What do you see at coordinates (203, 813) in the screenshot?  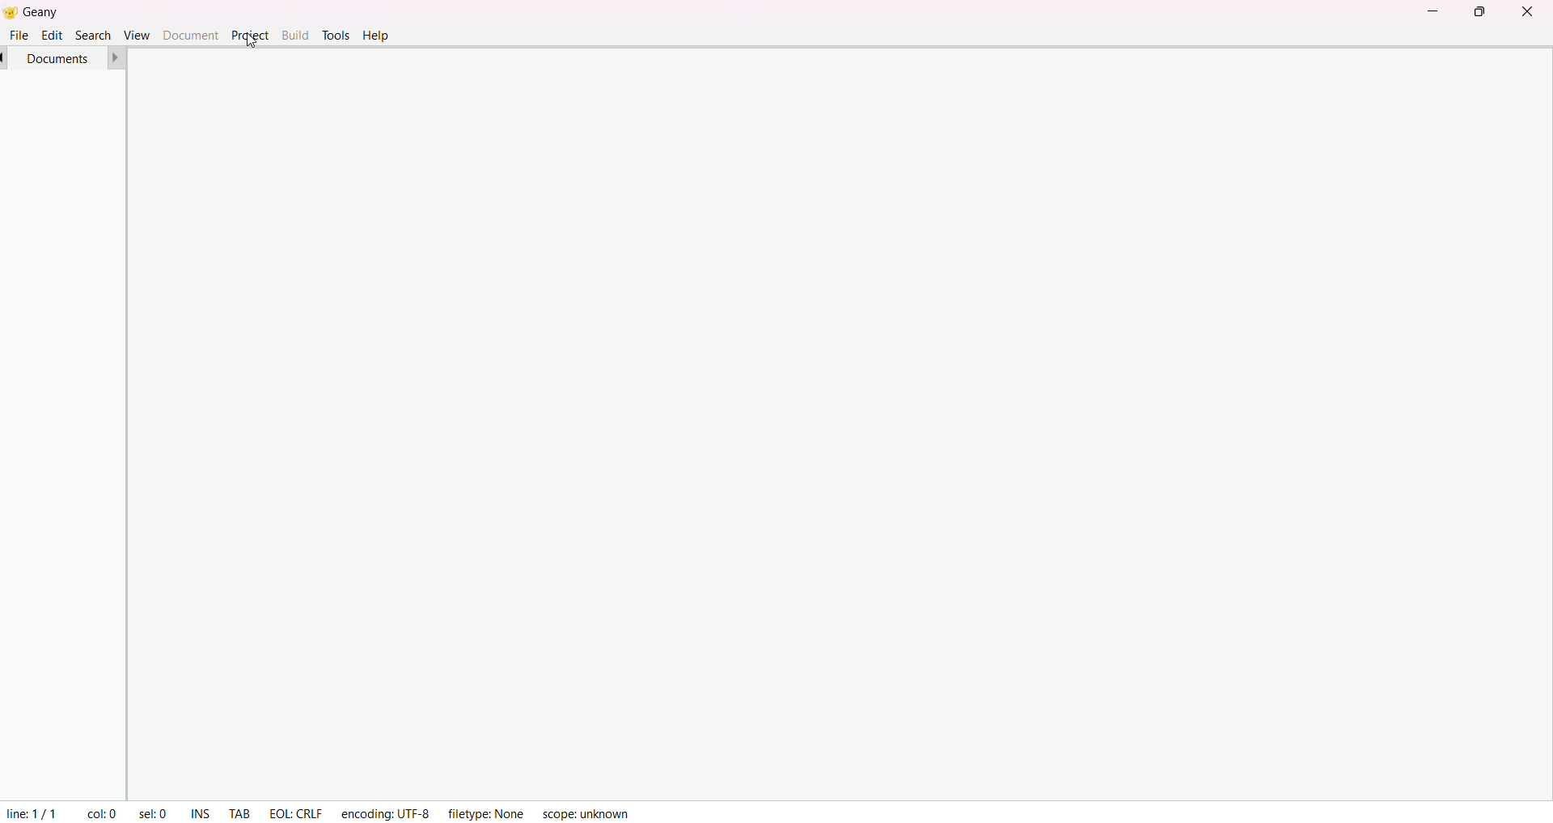 I see `ins` at bounding box center [203, 813].